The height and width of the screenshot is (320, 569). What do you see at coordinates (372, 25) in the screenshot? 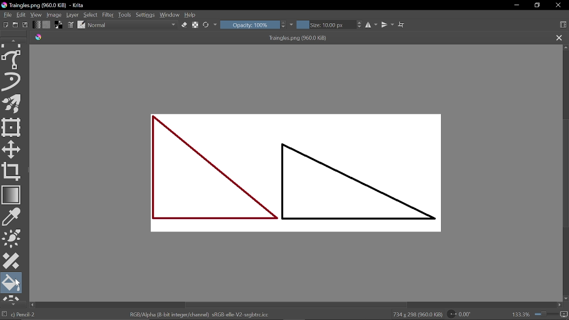
I see `Horizontal mirror tool` at bounding box center [372, 25].